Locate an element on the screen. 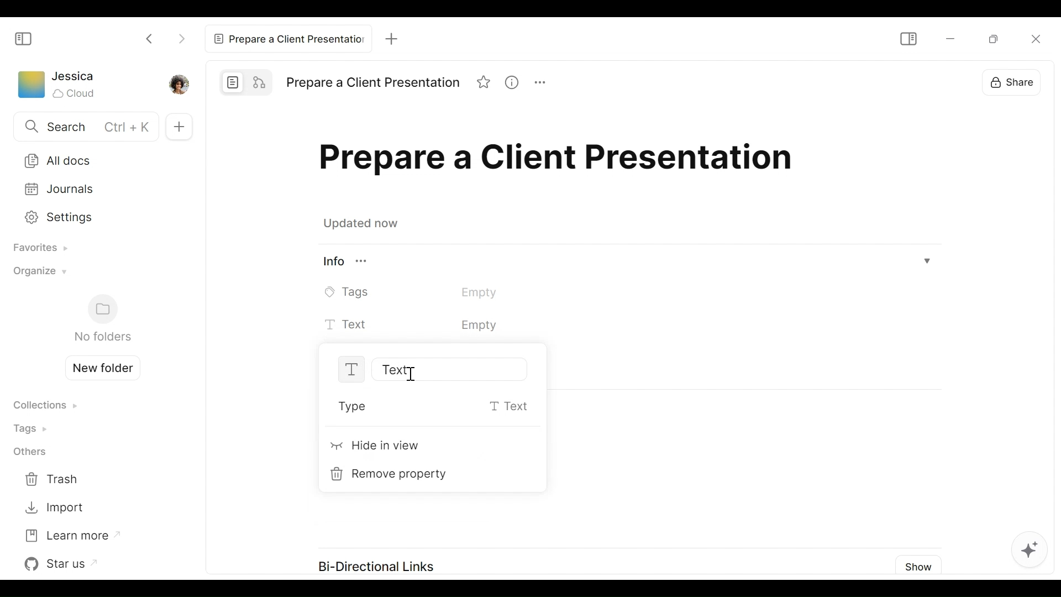  Username is located at coordinates (74, 77).